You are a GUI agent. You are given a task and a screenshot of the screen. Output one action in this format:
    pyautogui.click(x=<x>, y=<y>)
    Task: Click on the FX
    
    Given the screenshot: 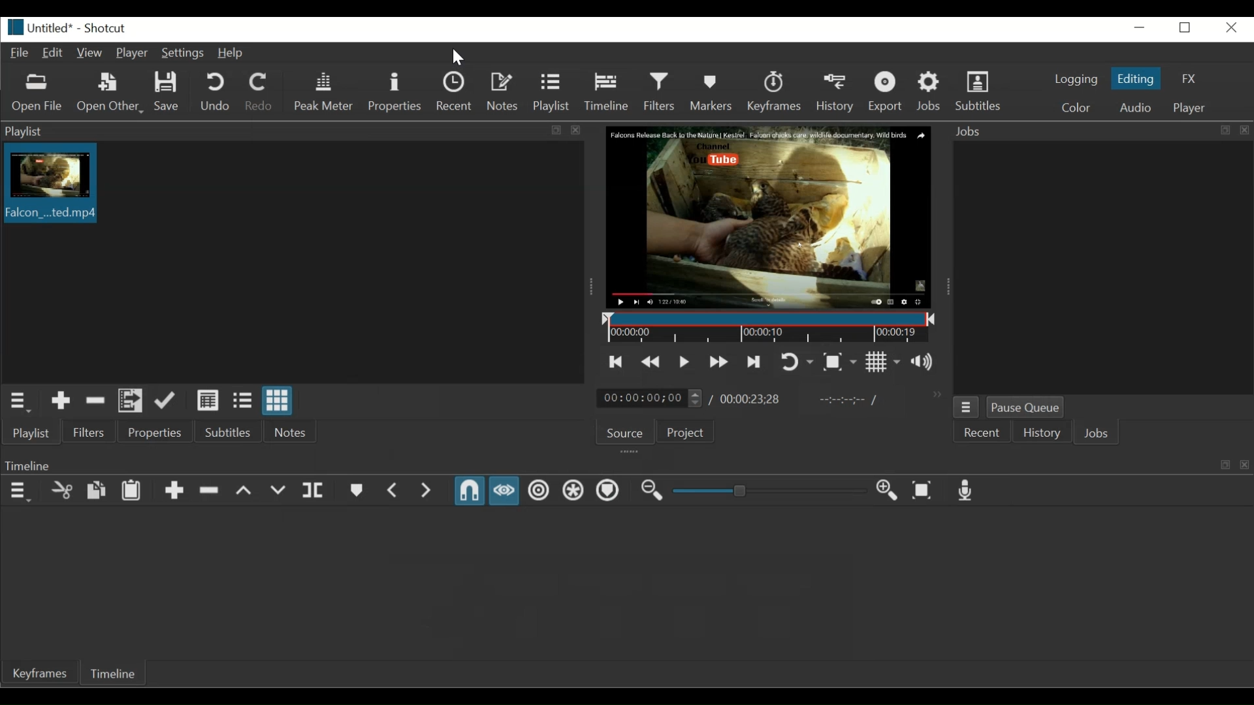 What is the action you would take?
    pyautogui.click(x=1189, y=78)
    